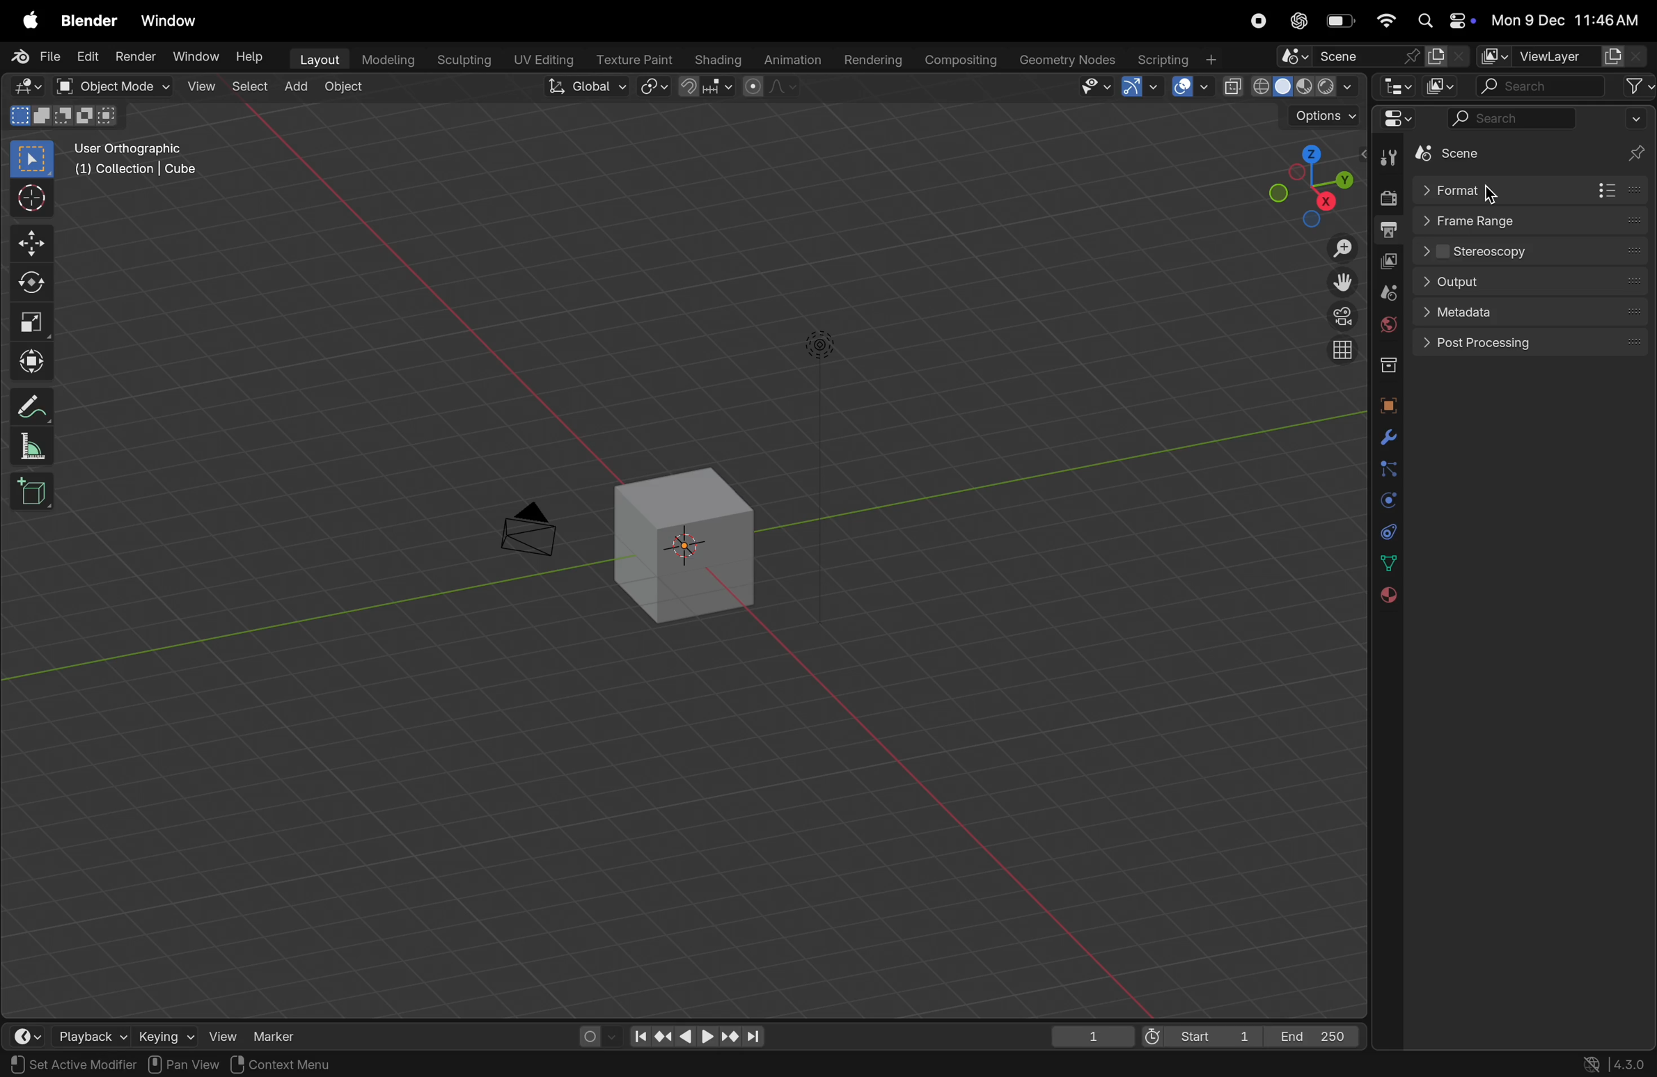 Image resolution: width=1657 pixels, height=1077 pixels. What do you see at coordinates (1388, 328) in the screenshot?
I see `world` at bounding box center [1388, 328].